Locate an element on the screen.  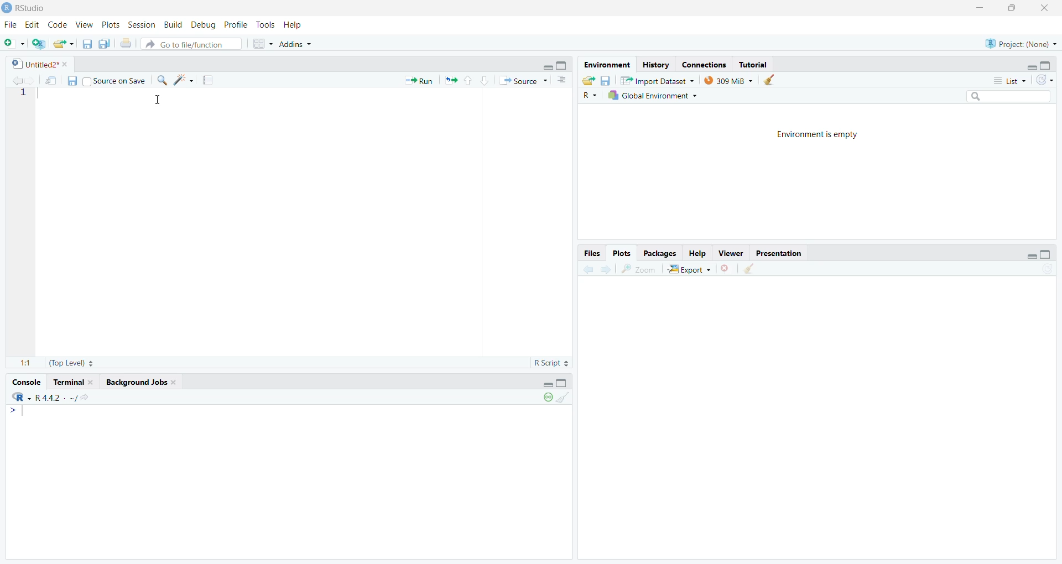
next is located at coordinates (607, 270).